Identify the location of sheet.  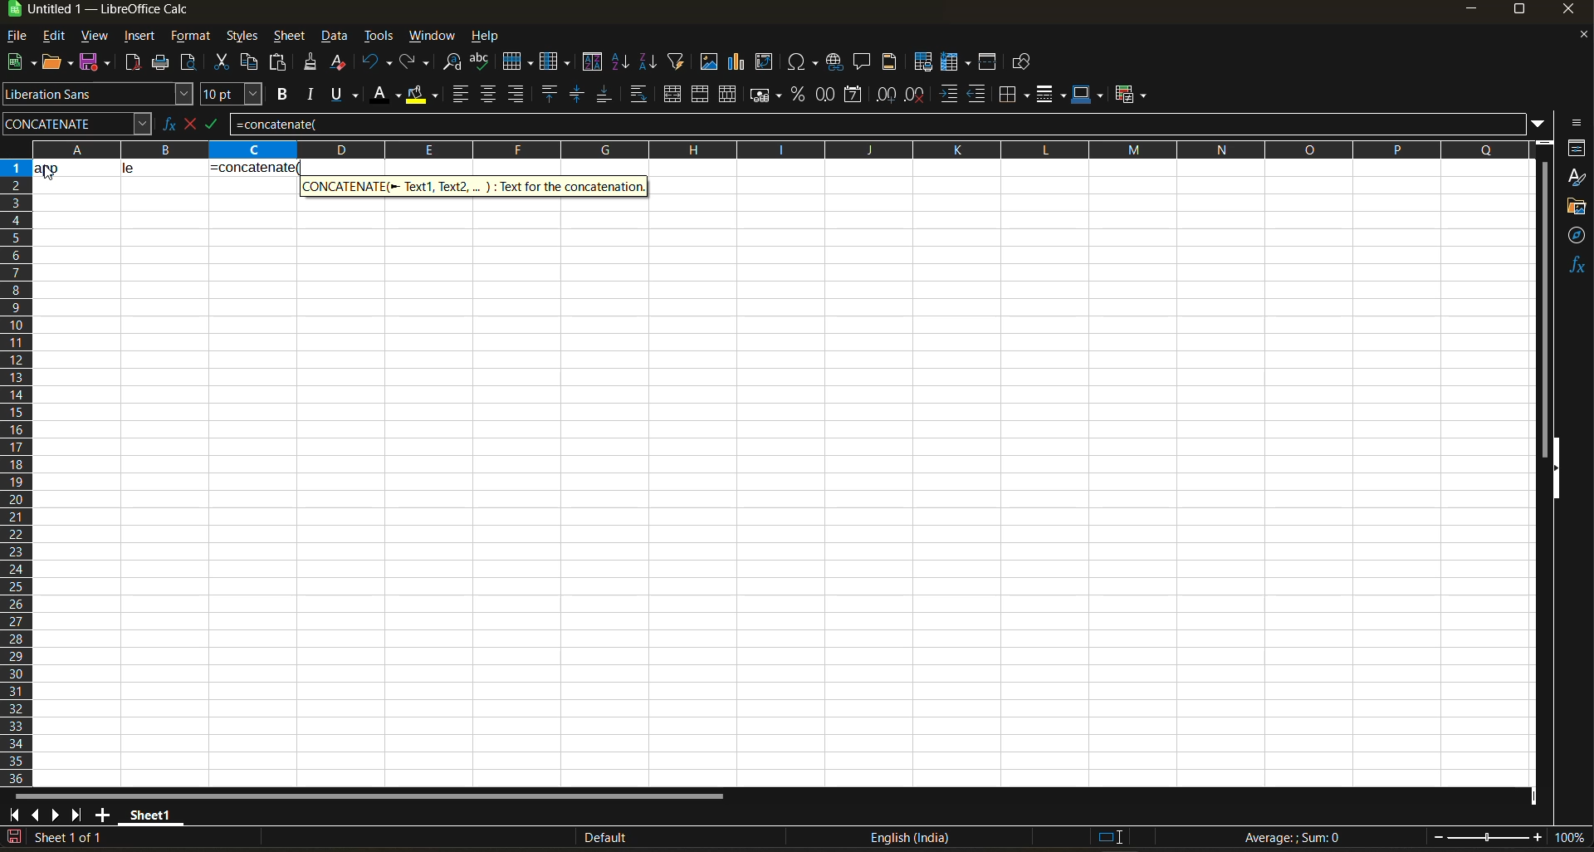
(289, 36).